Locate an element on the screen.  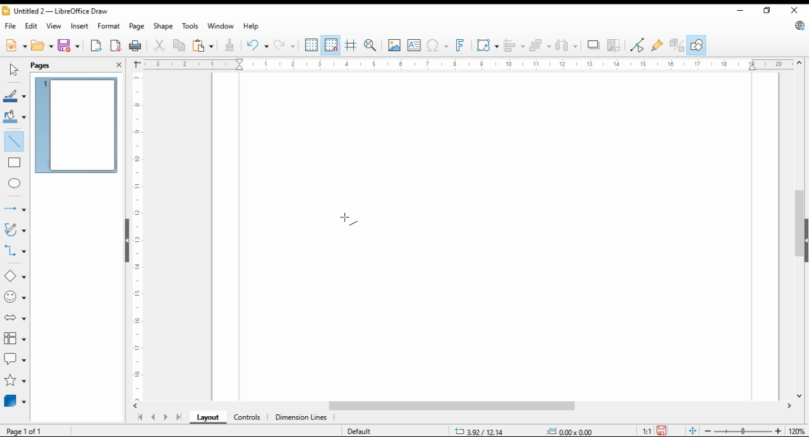
vertical scale is located at coordinates (136, 236).